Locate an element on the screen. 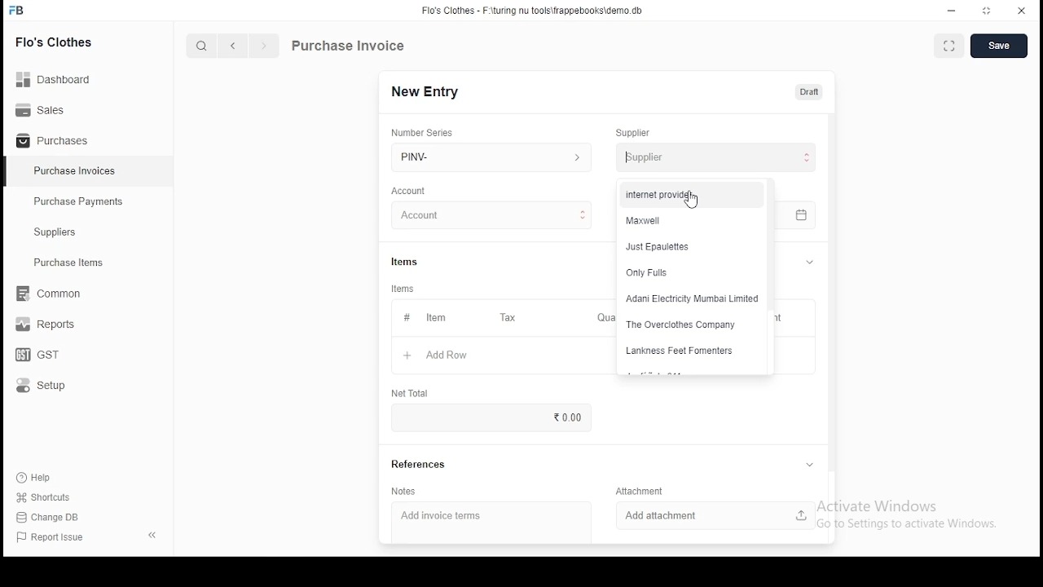  draft is located at coordinates (809, 91).